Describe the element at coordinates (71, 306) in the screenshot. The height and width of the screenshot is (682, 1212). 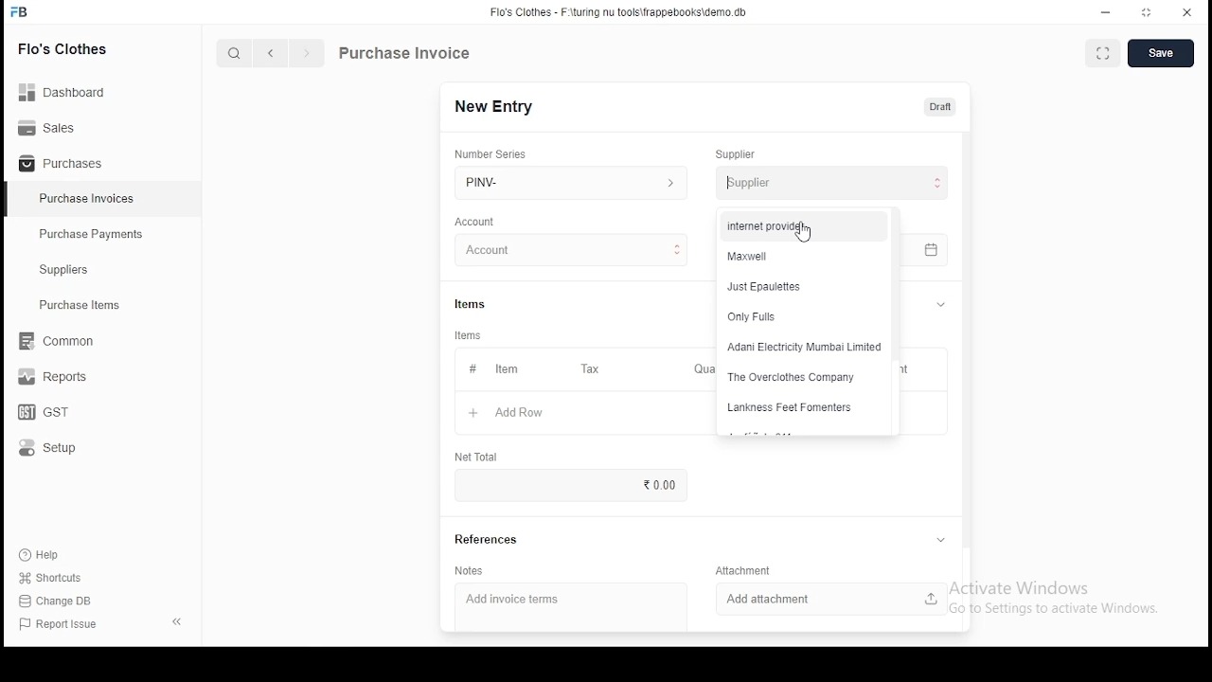
I see `Purchase ltems` at that location.